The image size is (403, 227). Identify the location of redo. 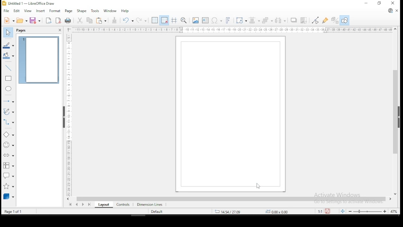
(141, 20).